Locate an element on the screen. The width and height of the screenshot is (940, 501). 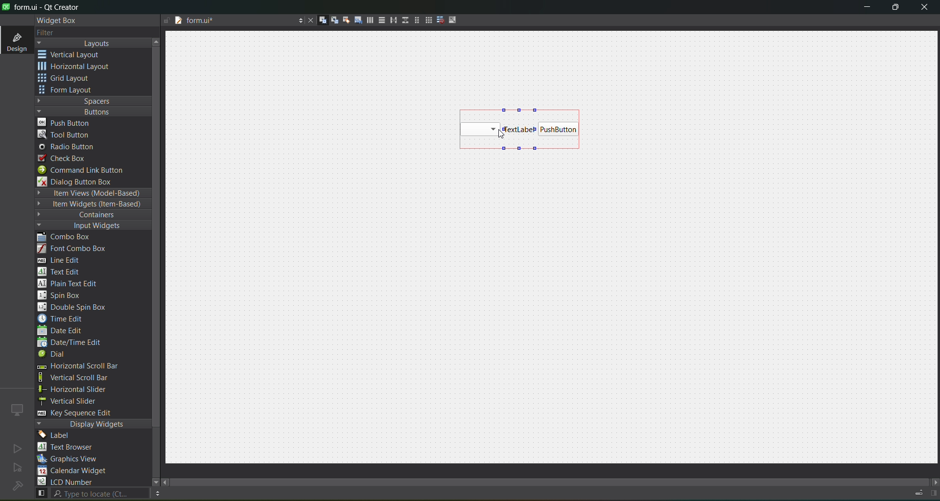
move left is located at coordinates (166, 483).